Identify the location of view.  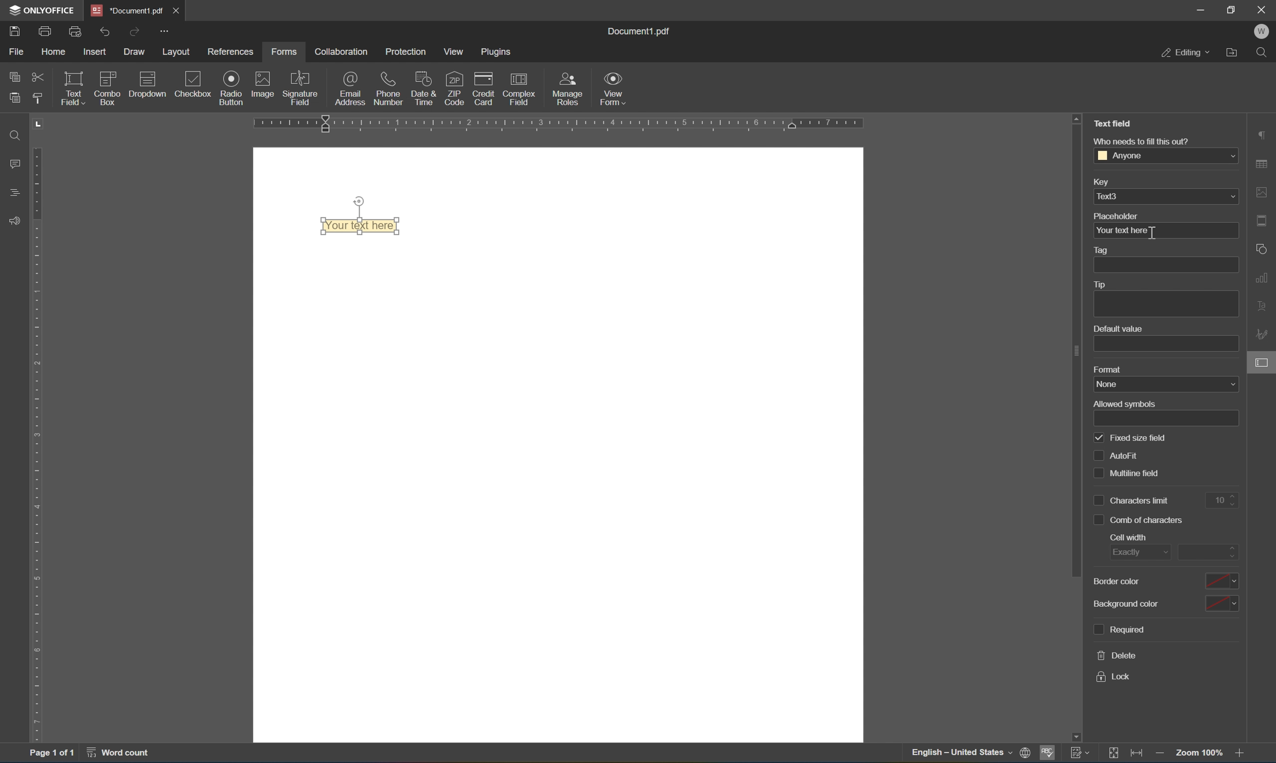
(455, 51).